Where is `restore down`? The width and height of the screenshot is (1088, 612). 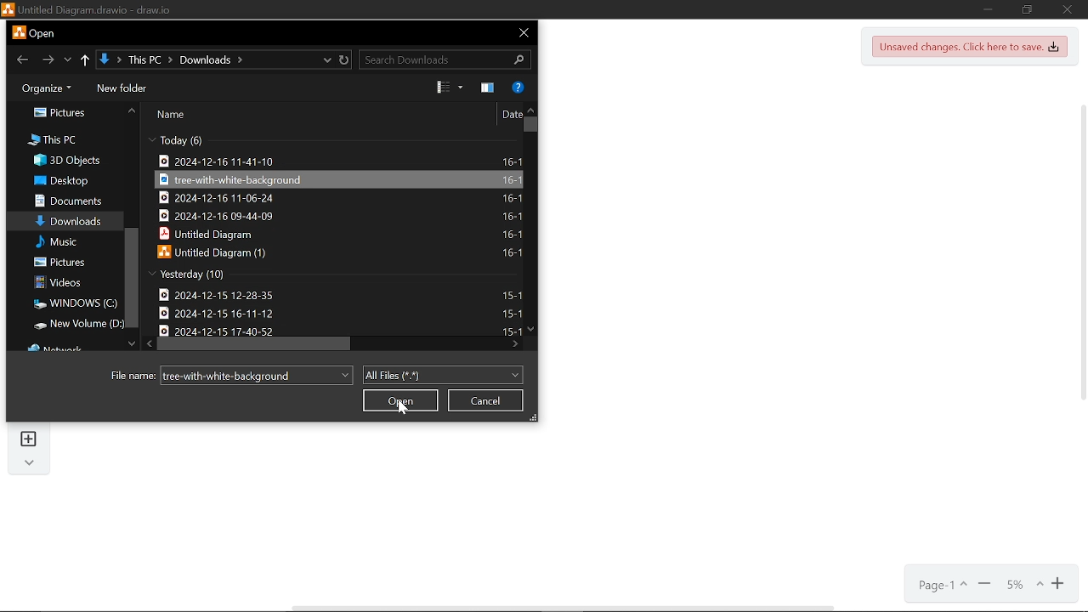
restore down is located at coordinates (1028, 10).